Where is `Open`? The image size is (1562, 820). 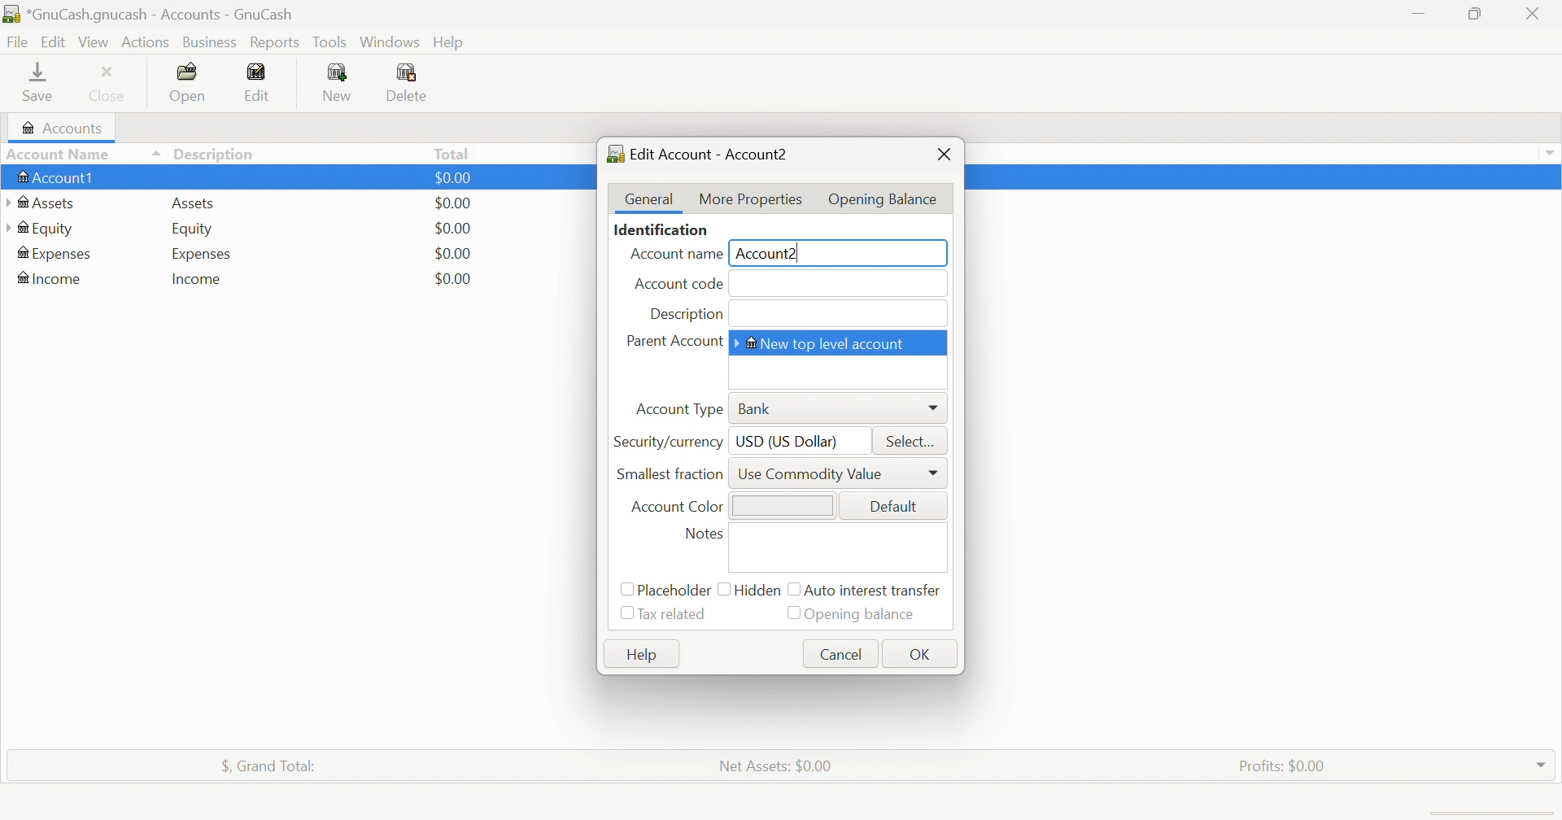 Open is located at coordinates (187, 81).